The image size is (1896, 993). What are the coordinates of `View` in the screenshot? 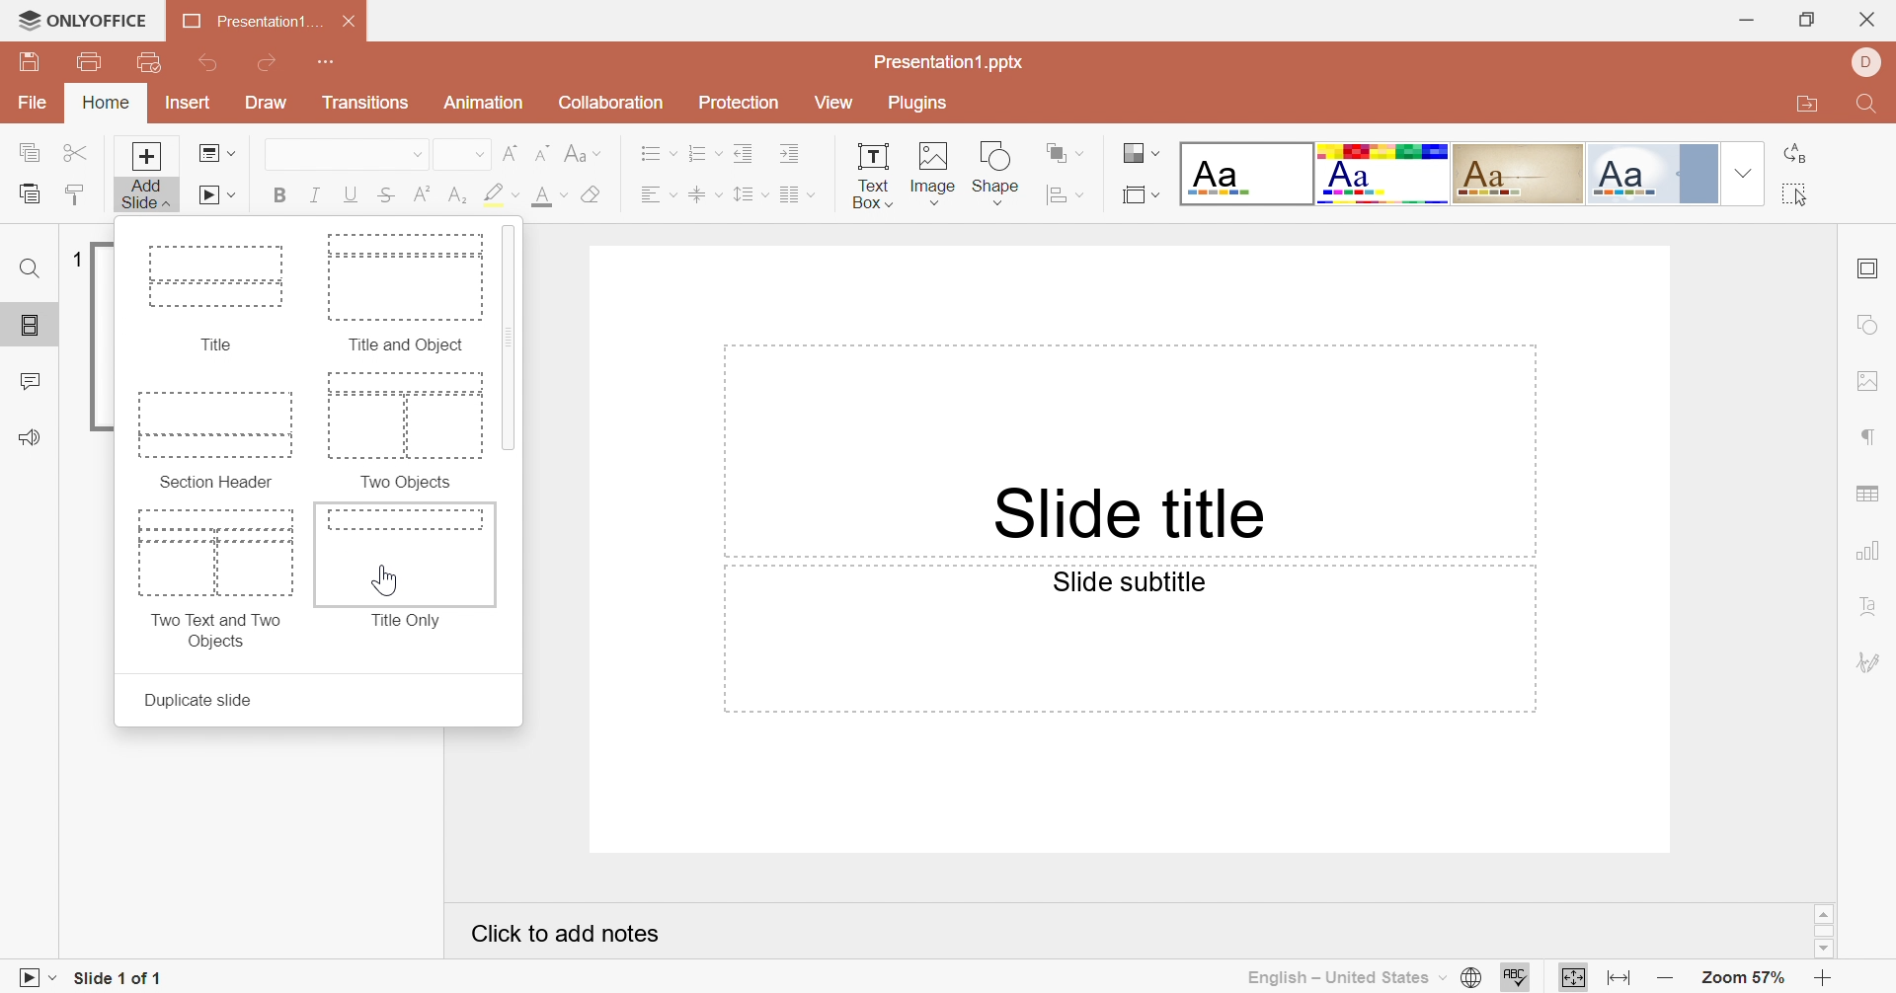 It's located at (833, 102).